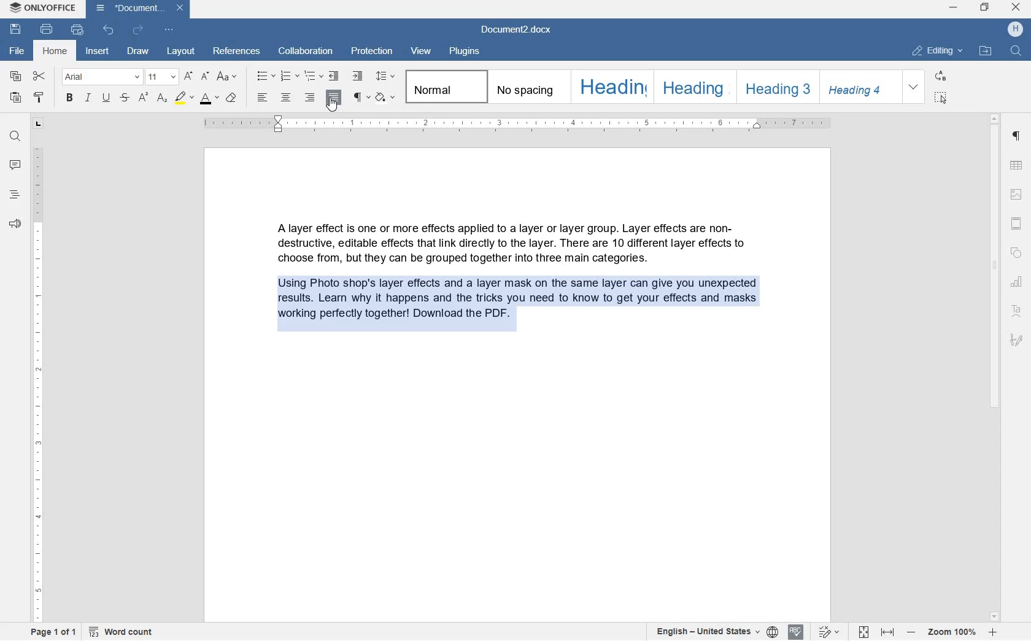  What do you see at coordinates (1016, 312) in the screenshot?
I see `TEXT ART` at bounding box center [1016, 312].